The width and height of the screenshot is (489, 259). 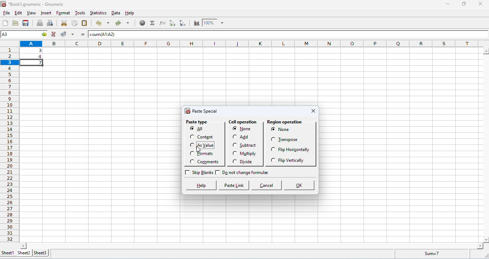 What do you see at coordinates (7, 13) in the screenshot?
I see `file` at bounding box center [7, 13].